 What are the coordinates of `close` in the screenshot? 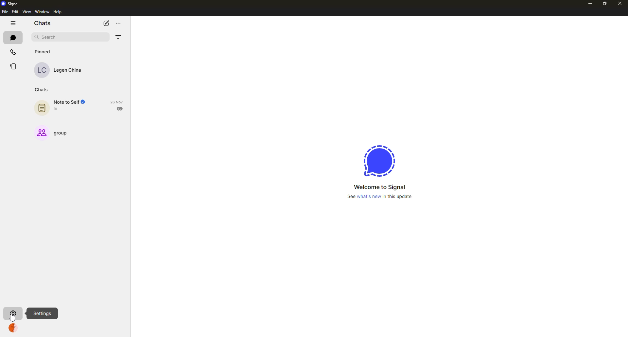 It's located at (621, 3).